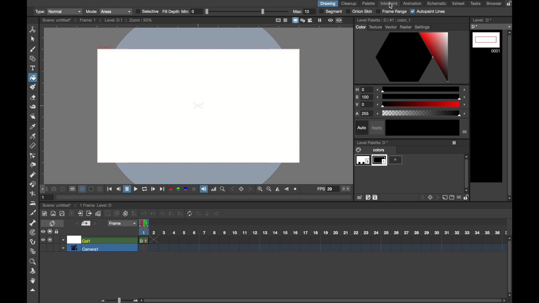 This screenshot has height=303, width=539. Describe the element at coordinates (53, 214) in the screenshot. I see `image` at that location.